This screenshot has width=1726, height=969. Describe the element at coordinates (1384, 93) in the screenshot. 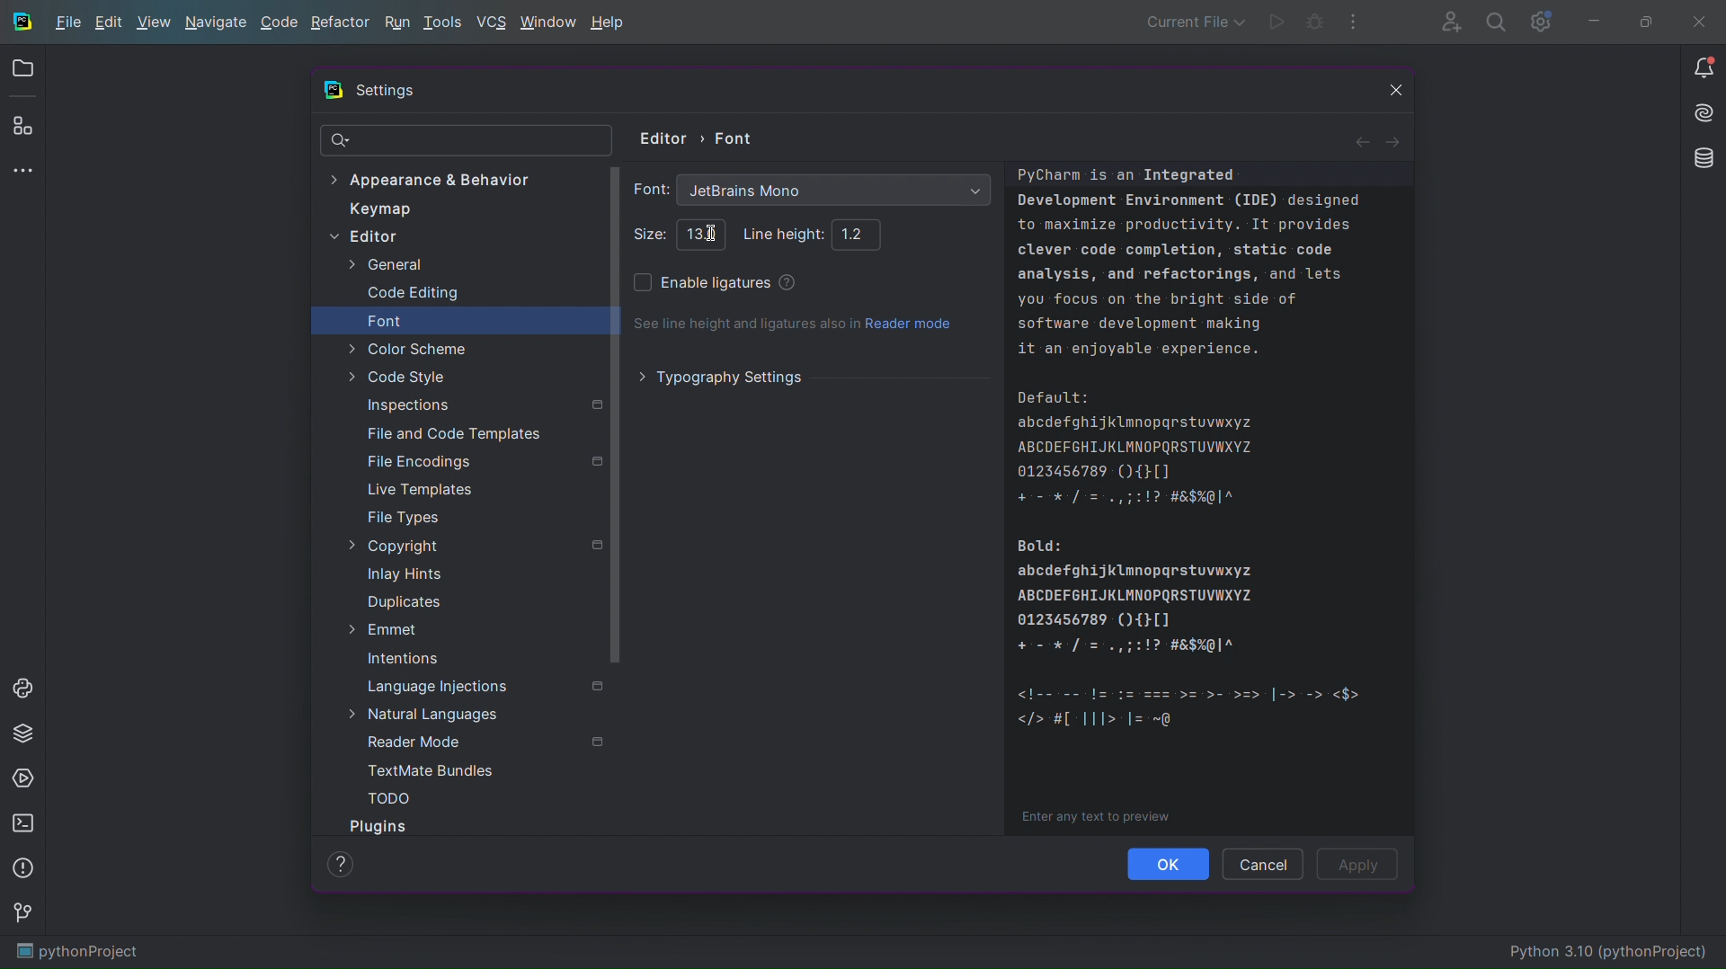

I see `Close` at that location.